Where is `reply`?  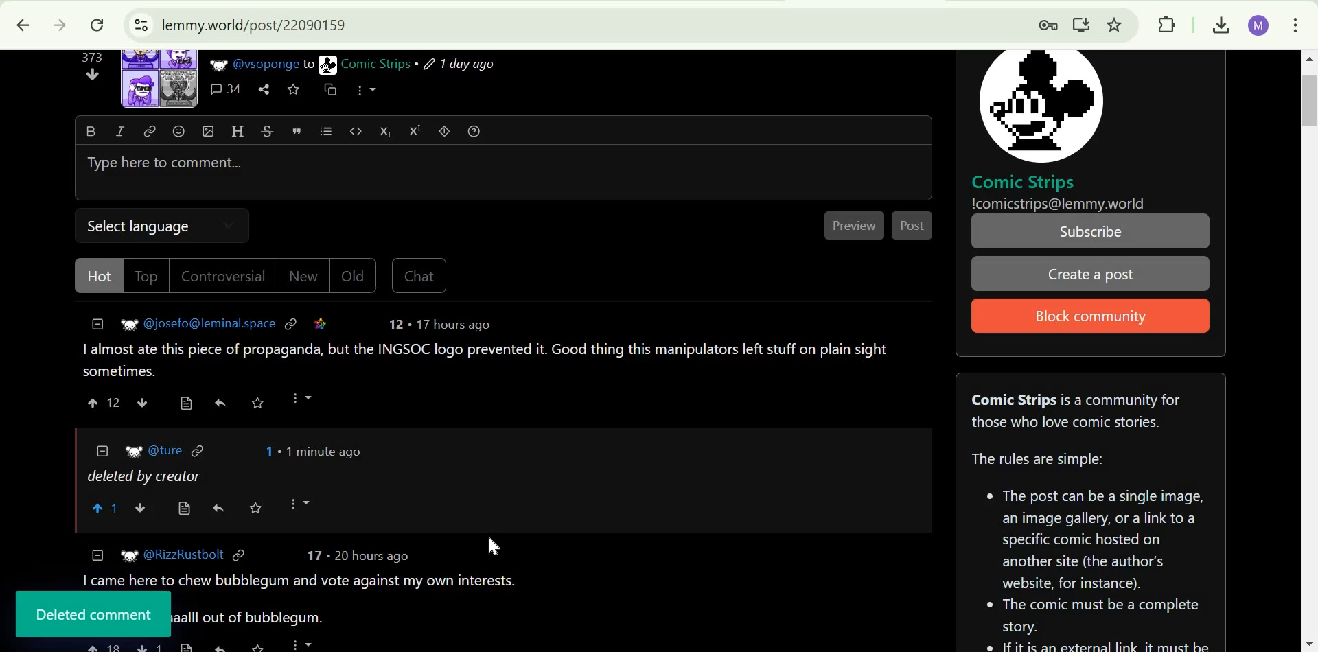 reply is located at coordinates (218, 509).